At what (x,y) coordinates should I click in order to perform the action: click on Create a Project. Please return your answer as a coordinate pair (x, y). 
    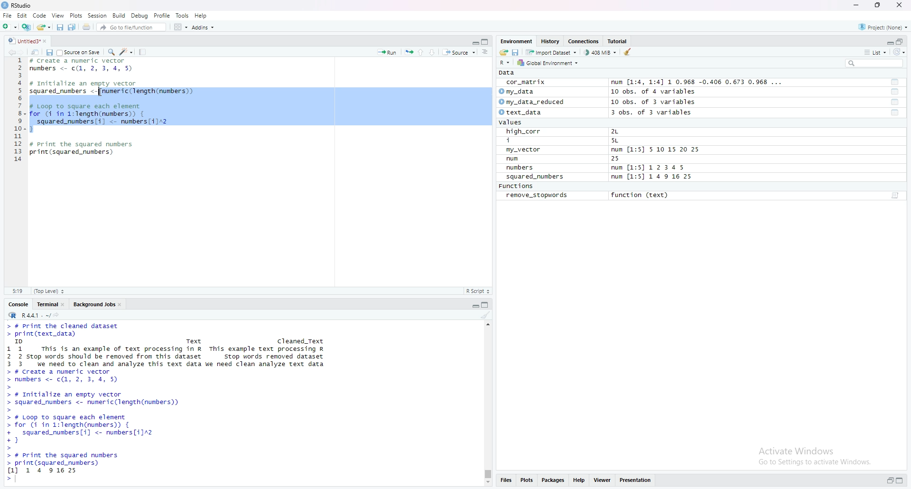
    Looking at the image, I should click on (26, 26).